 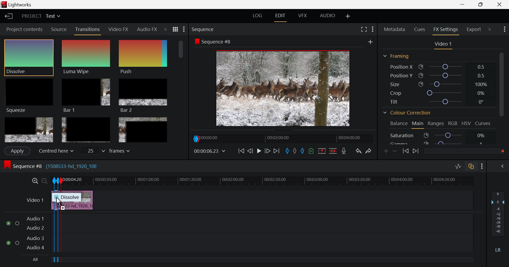 I want to click on Source, so click(x=58, y=29).